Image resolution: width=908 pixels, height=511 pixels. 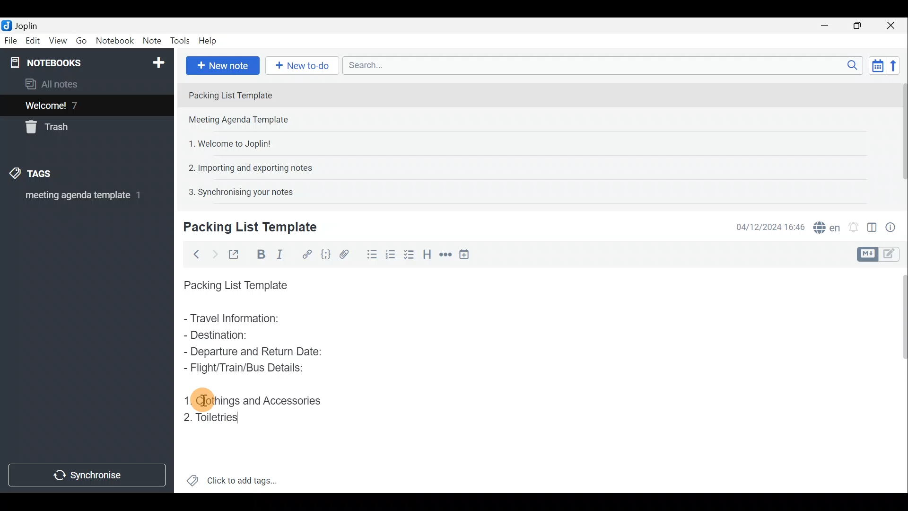 What do you see at coordinates (899, 138) in the screenshot?
I see `Scroll bar` at bounding box center [899, 138].